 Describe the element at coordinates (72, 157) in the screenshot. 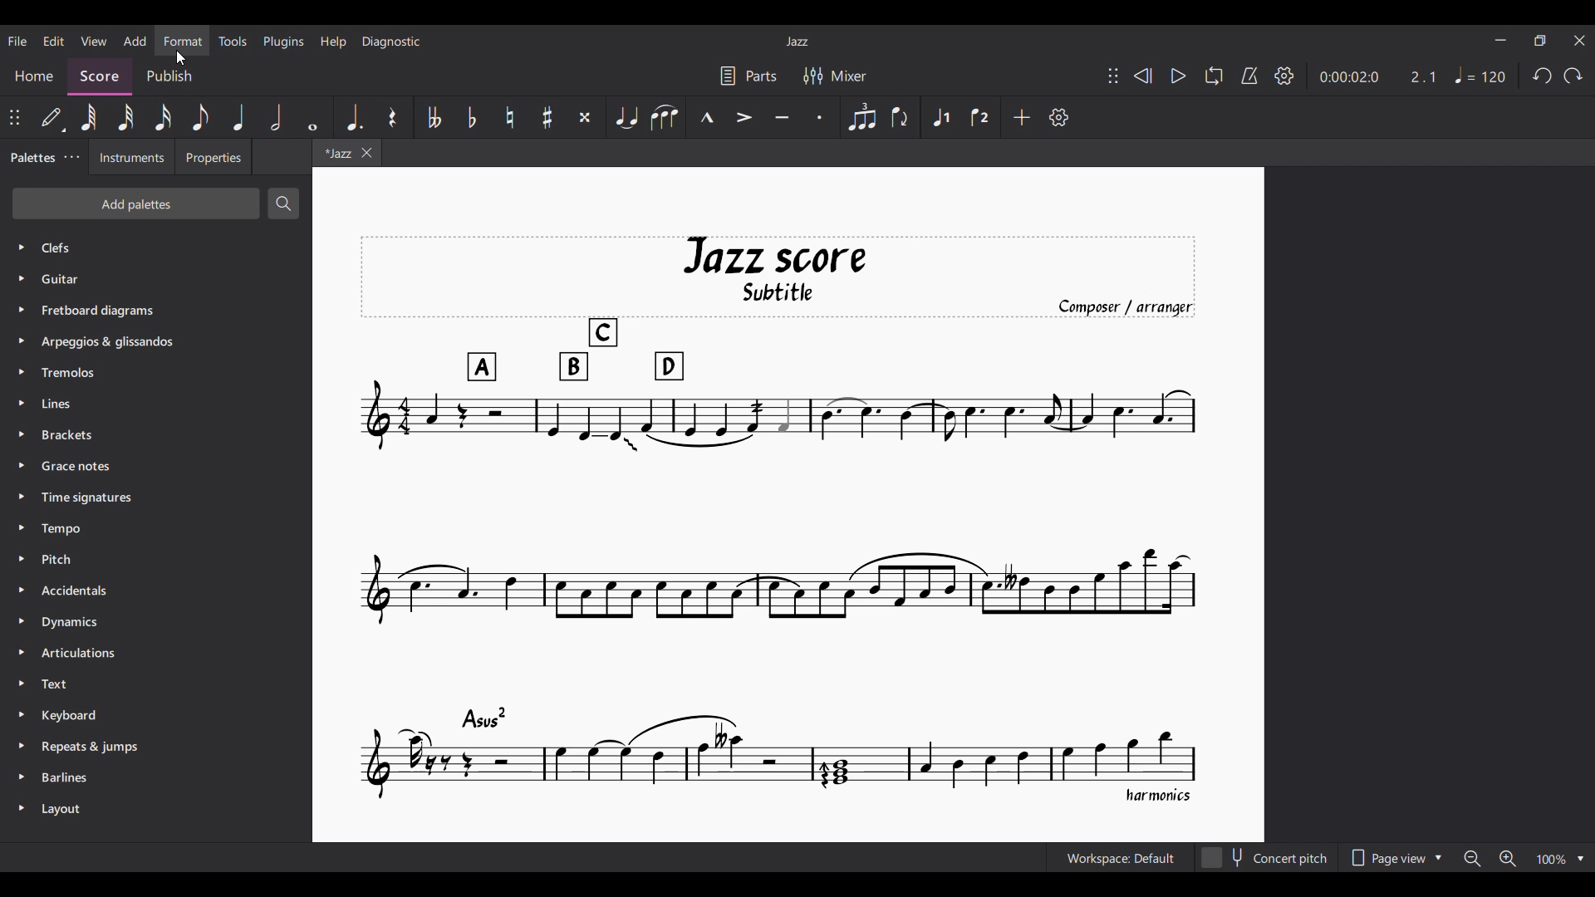

I see `Palette settings` at that location.